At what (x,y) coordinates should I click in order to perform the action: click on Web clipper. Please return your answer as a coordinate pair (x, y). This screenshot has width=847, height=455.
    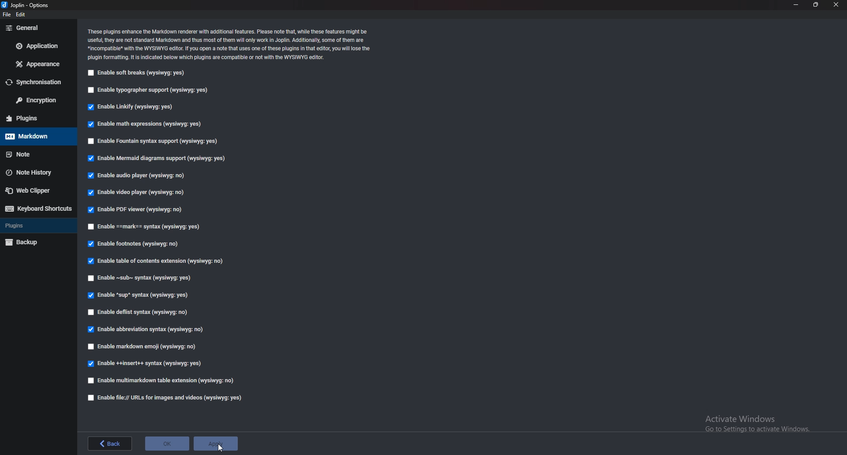
    Looking at the image, I should click on (35, 191).